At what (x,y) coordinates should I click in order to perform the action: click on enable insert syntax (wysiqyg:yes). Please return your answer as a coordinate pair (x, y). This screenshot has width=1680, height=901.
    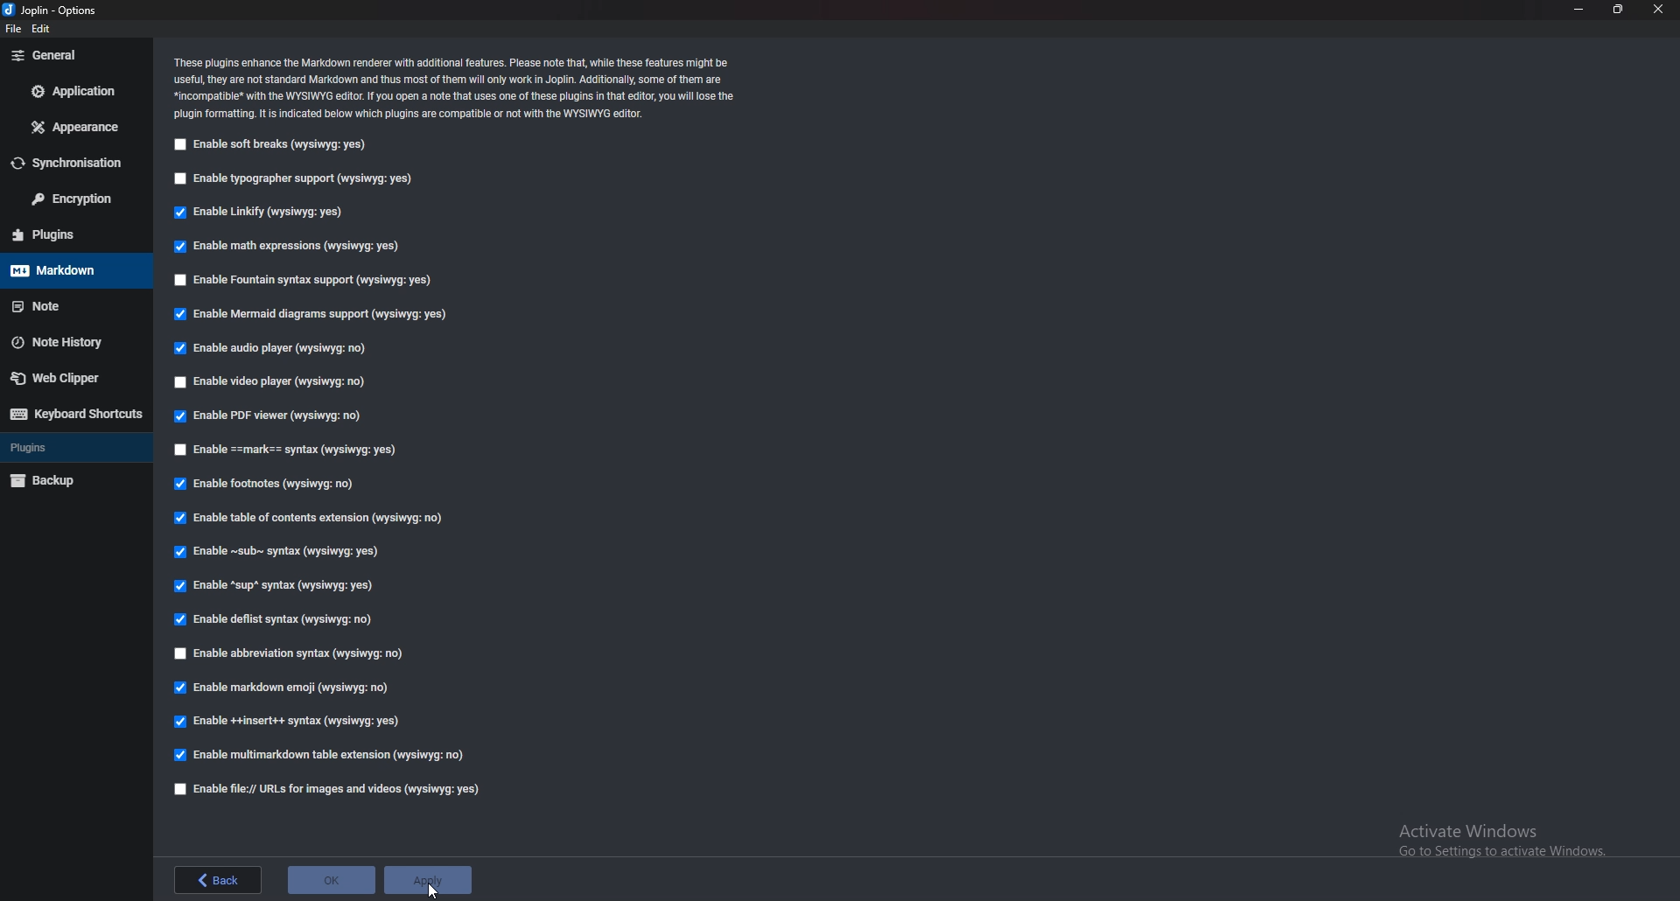
    Looking at the image, I should click on (290, 723).